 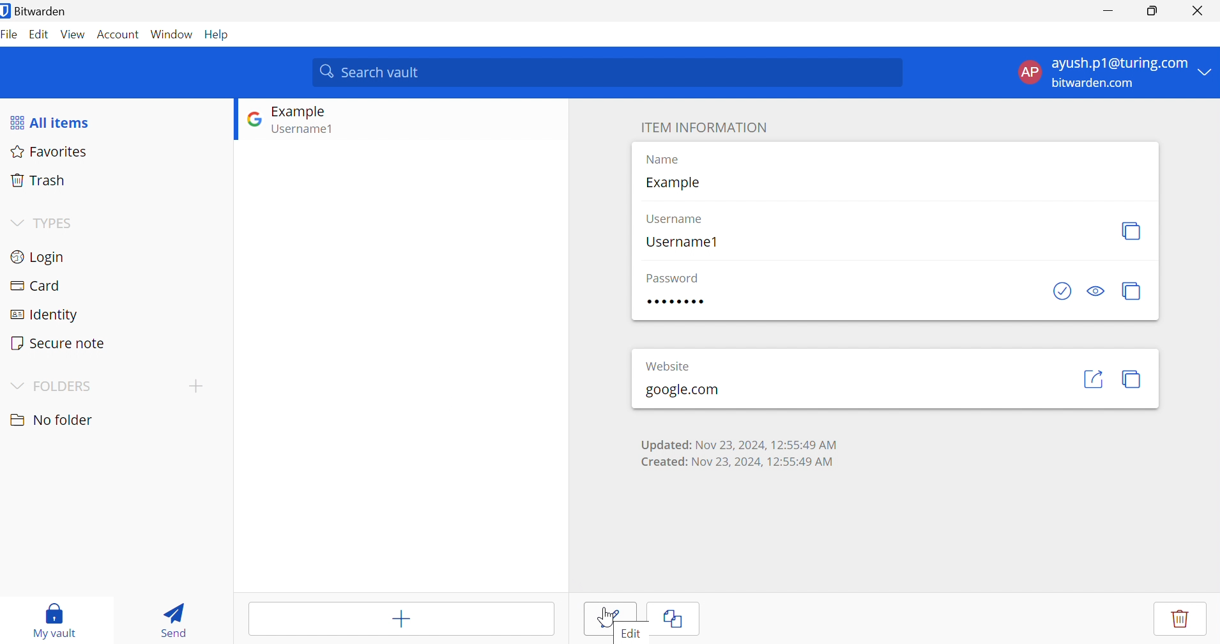 I want to click on Card, so click(x=35, y=284).